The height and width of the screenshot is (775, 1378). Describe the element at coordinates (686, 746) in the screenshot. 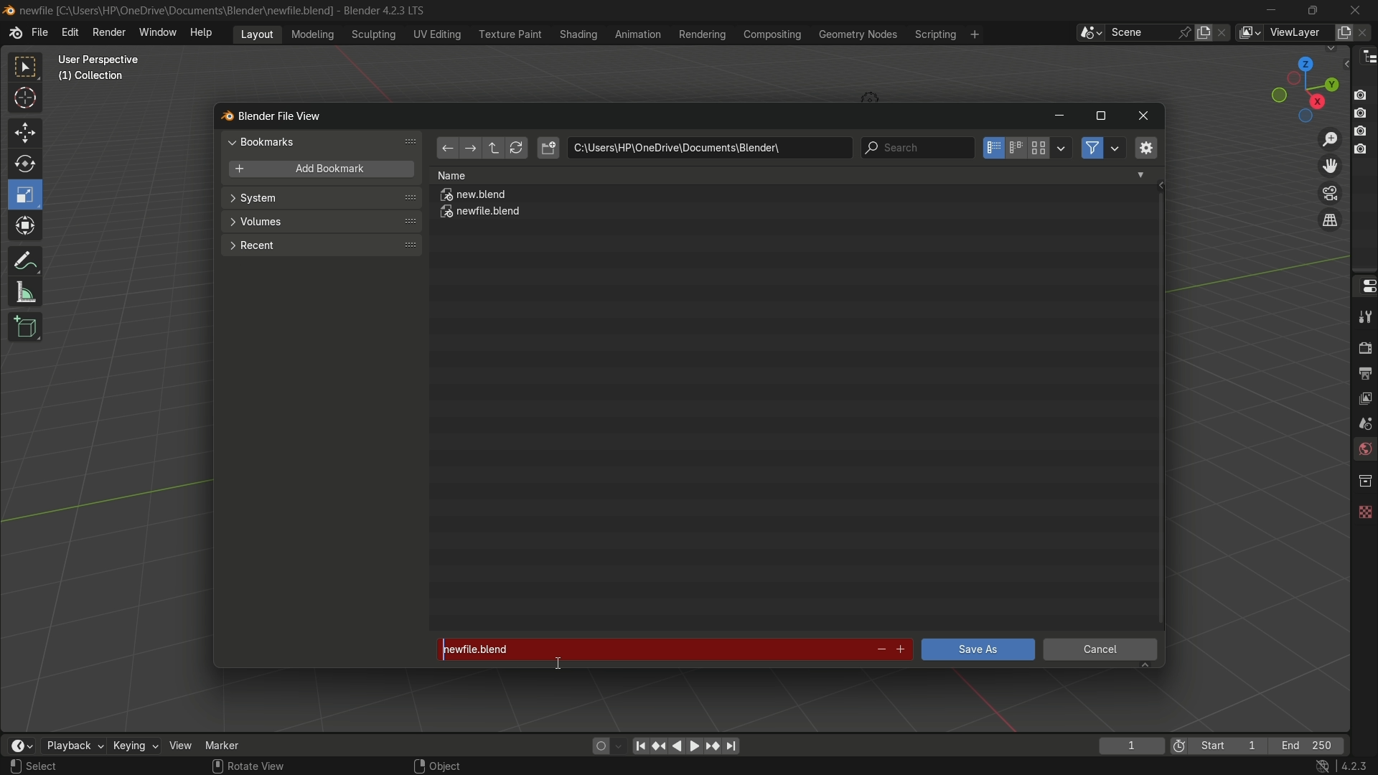

I see `play animation` at that location.